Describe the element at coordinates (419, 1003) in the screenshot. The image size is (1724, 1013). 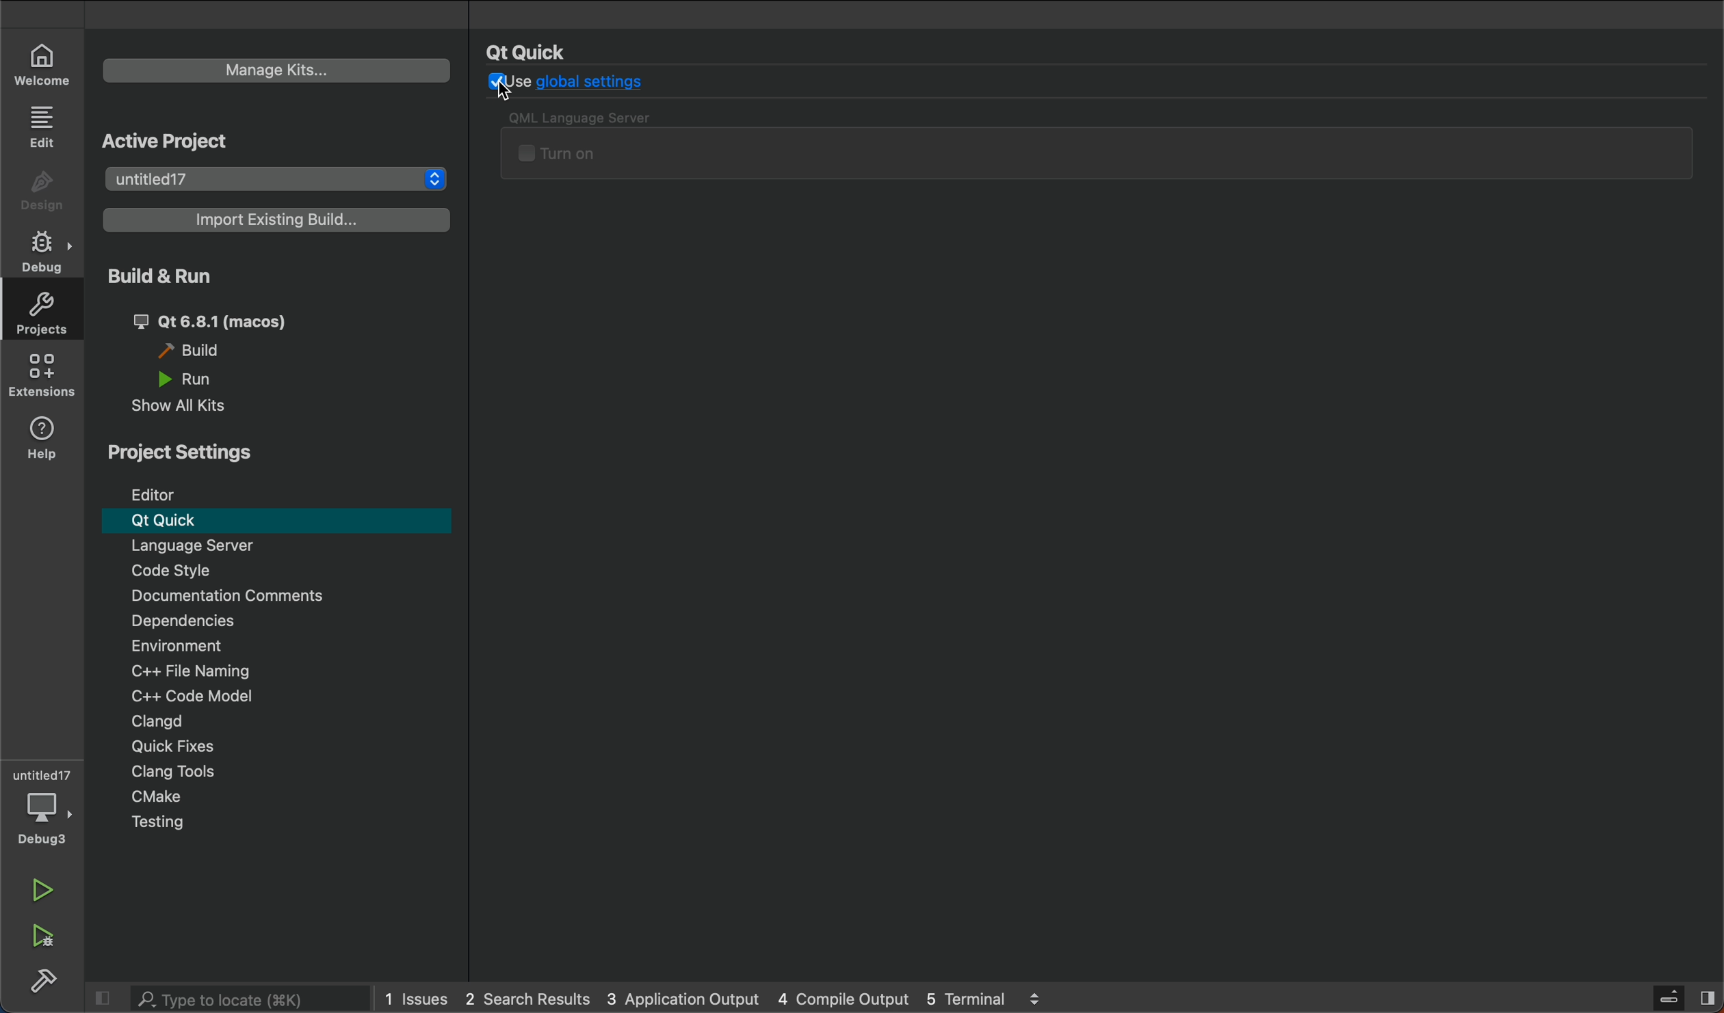
I see `issues` at that location.